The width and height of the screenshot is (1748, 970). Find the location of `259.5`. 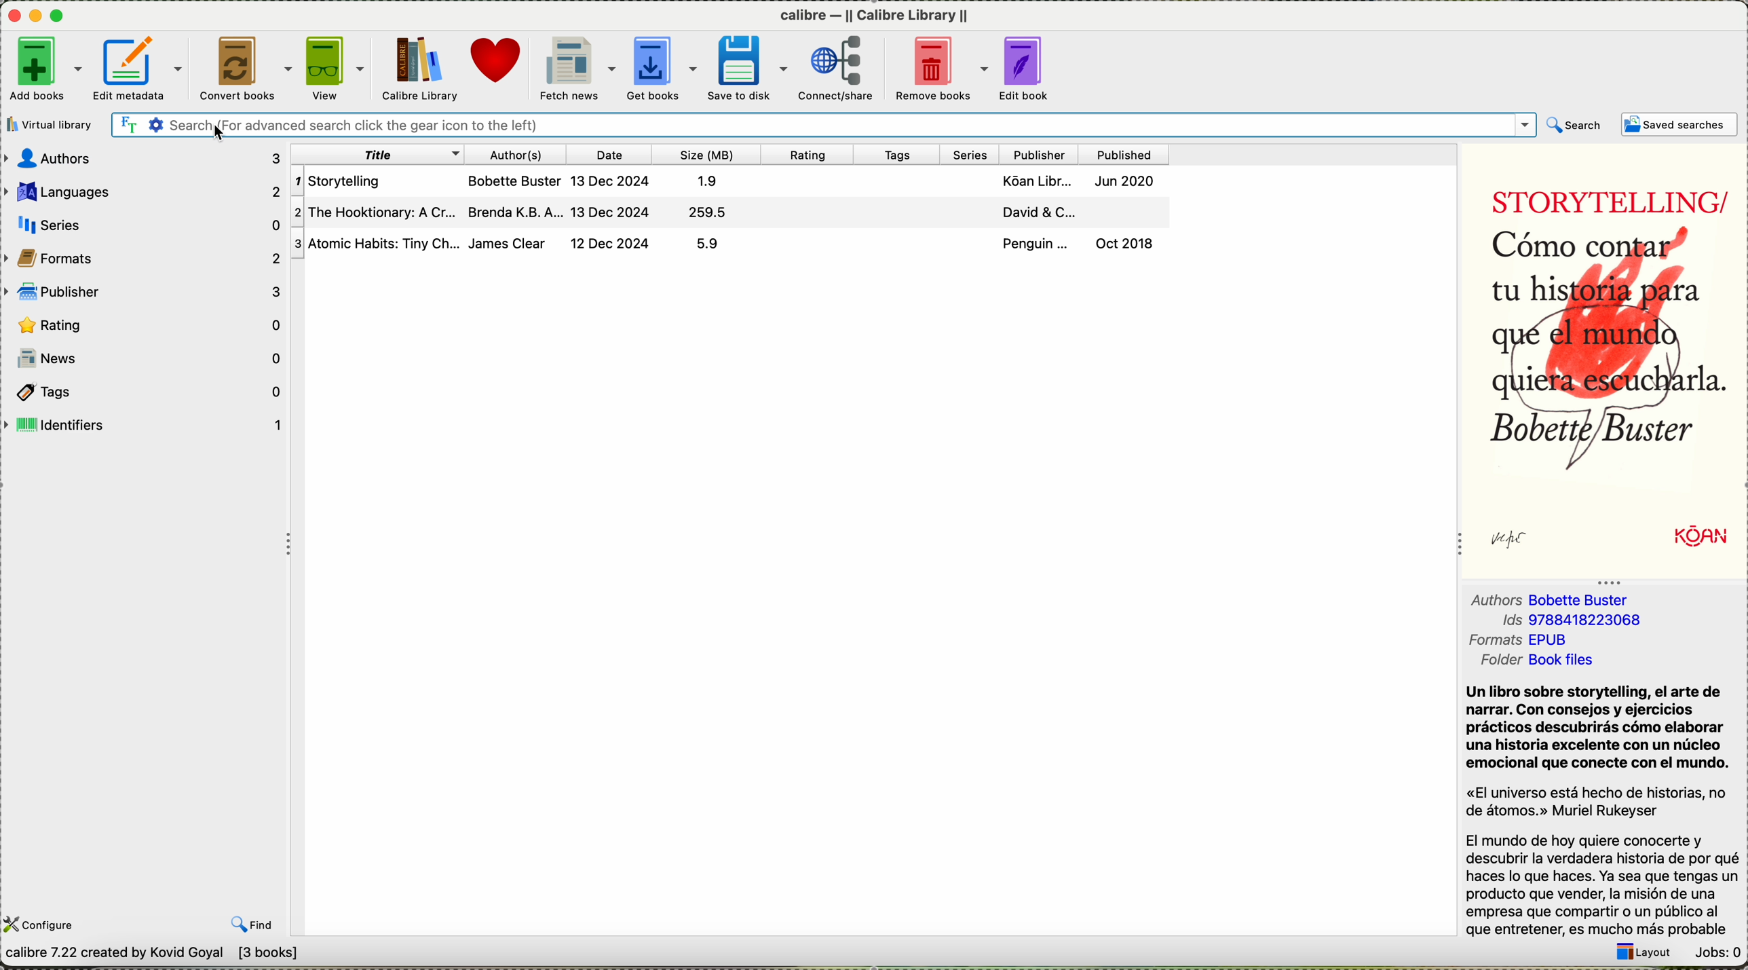

259.5 is located at coordinates (716, 212).